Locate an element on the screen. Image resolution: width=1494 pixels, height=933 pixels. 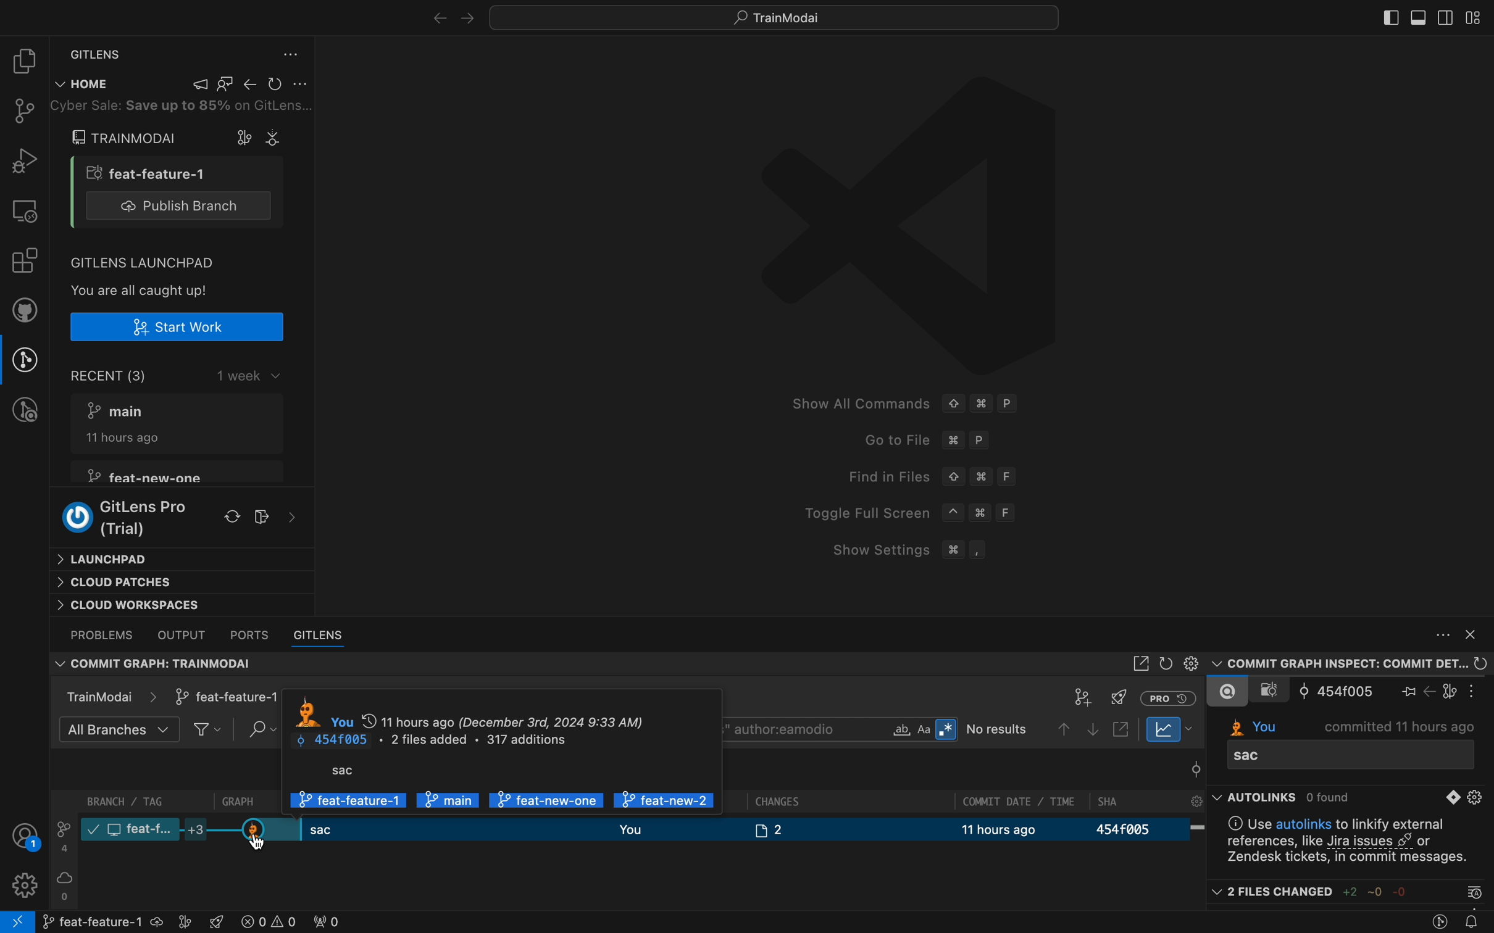
All branches is located at coordinates (114, 731).